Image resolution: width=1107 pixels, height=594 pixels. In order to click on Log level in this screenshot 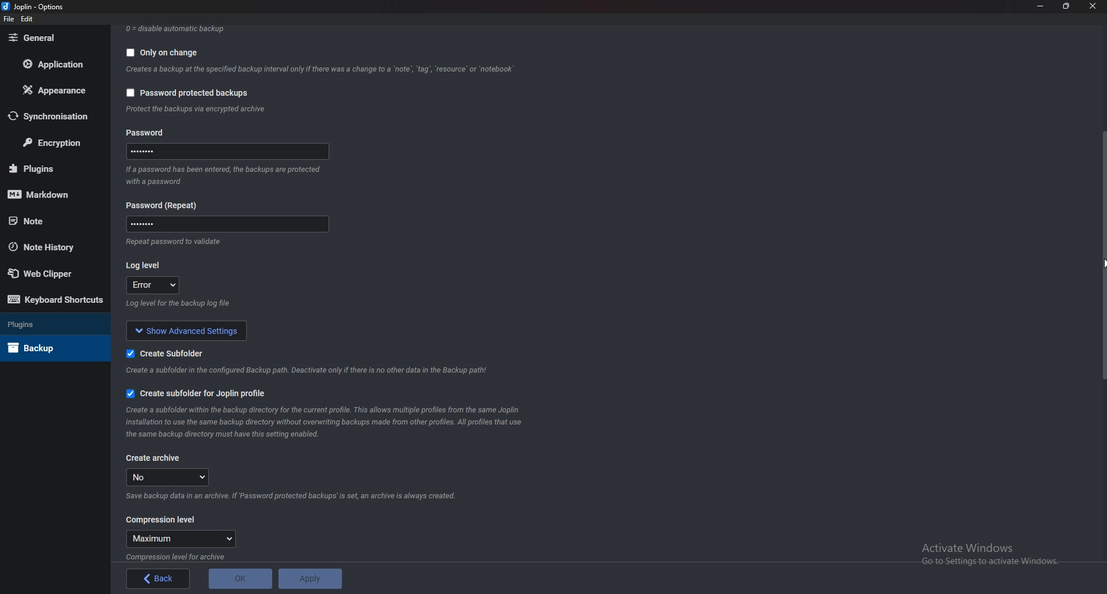, I will do `click(146, 265)`.